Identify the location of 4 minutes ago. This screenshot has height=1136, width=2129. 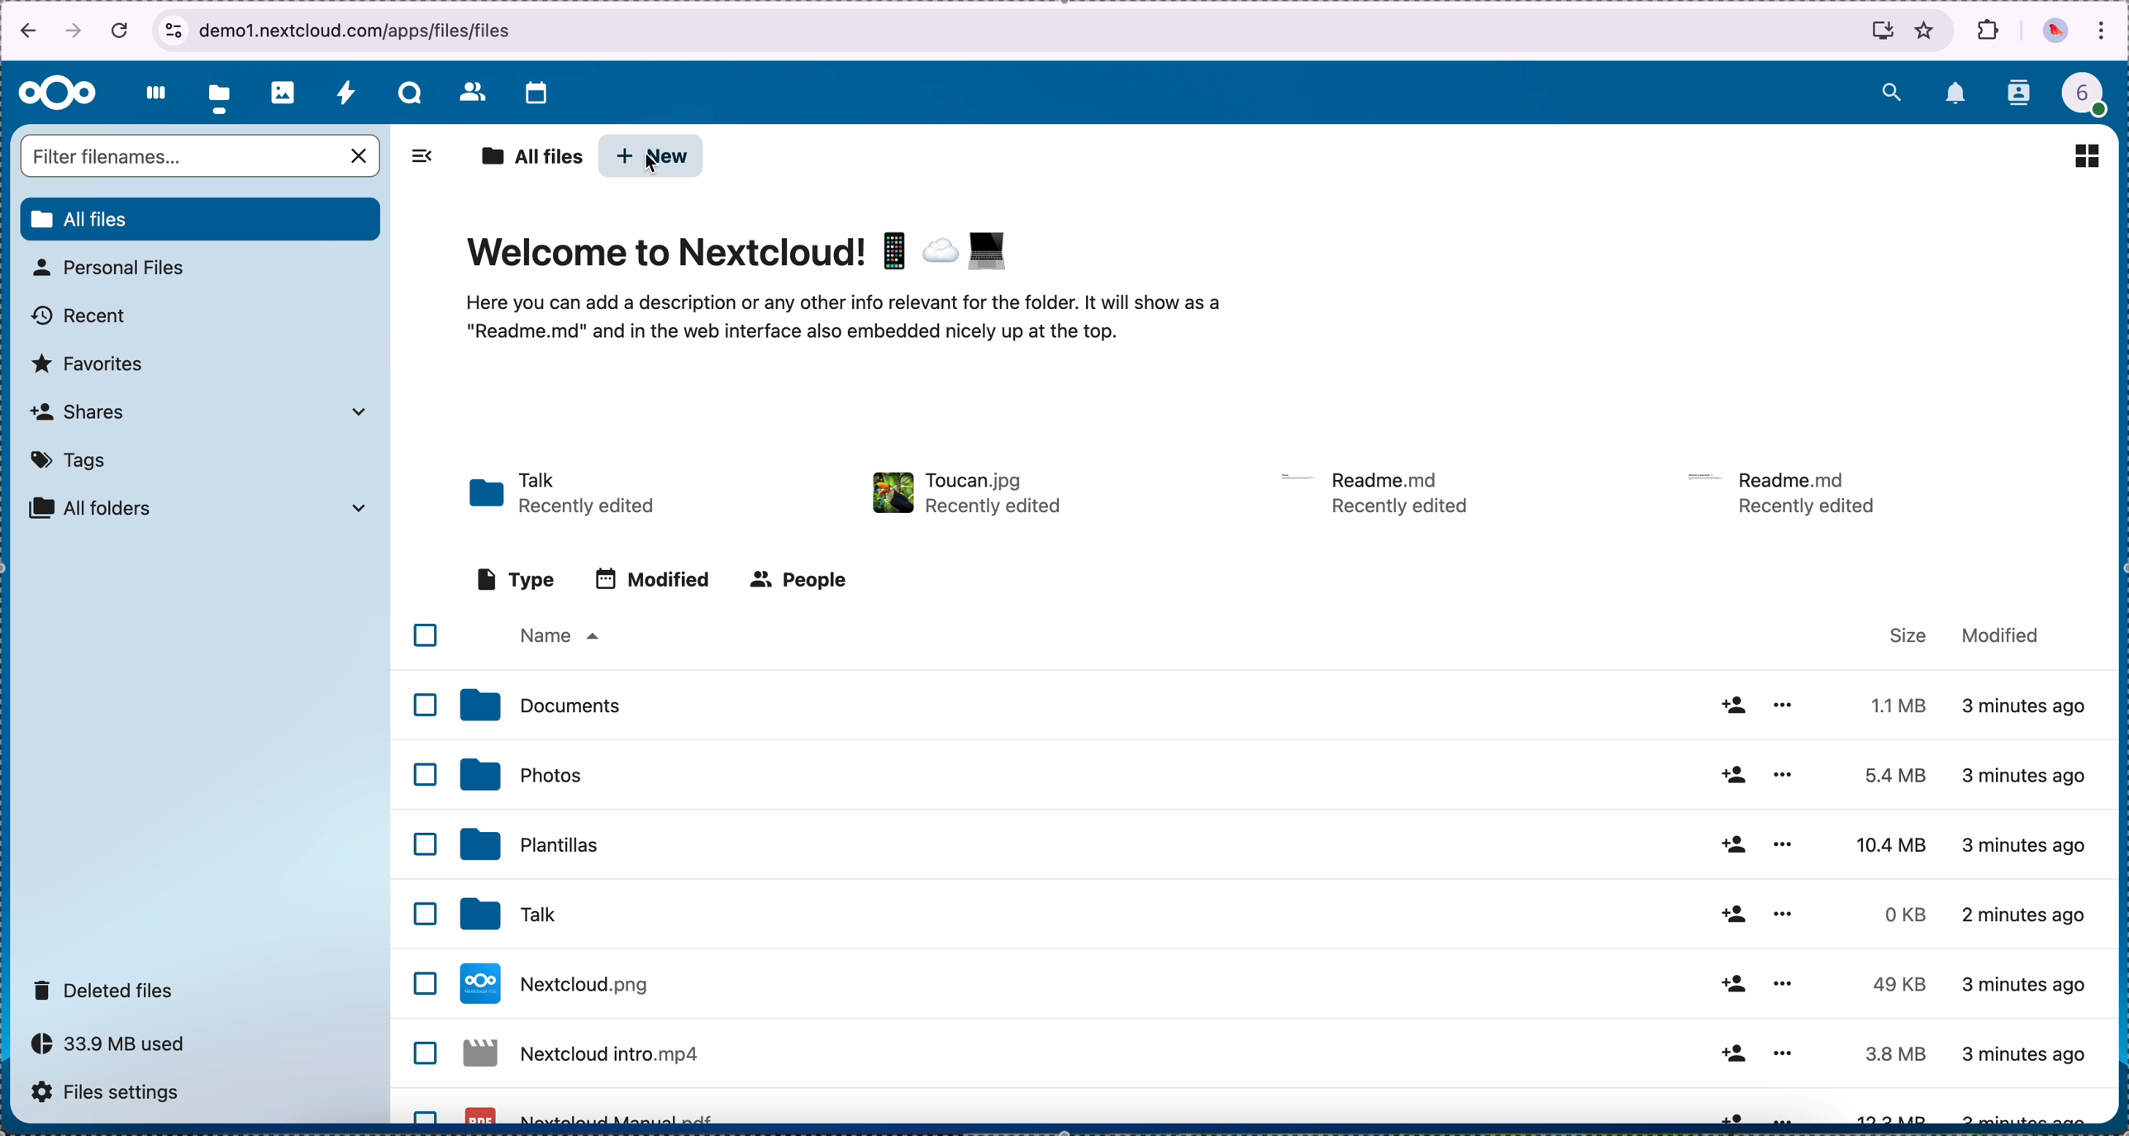
(2027, 842).